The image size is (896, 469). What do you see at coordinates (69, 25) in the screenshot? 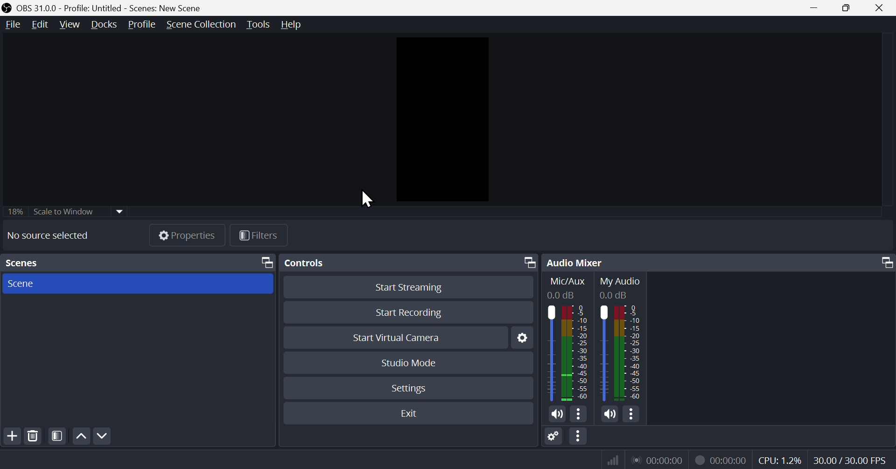
I see `View` at bounding box center [69, 25].